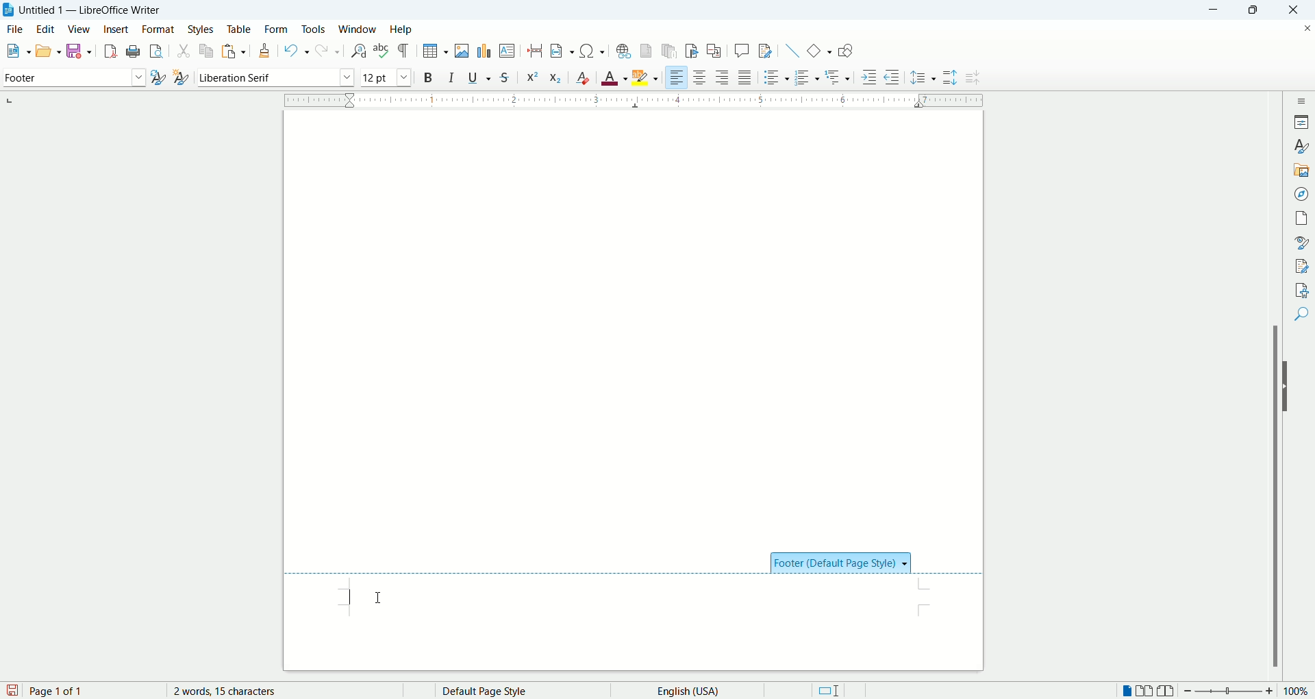  Describe the element at coordinates (839, 76) in the screenshot. I see `outline` at that location.